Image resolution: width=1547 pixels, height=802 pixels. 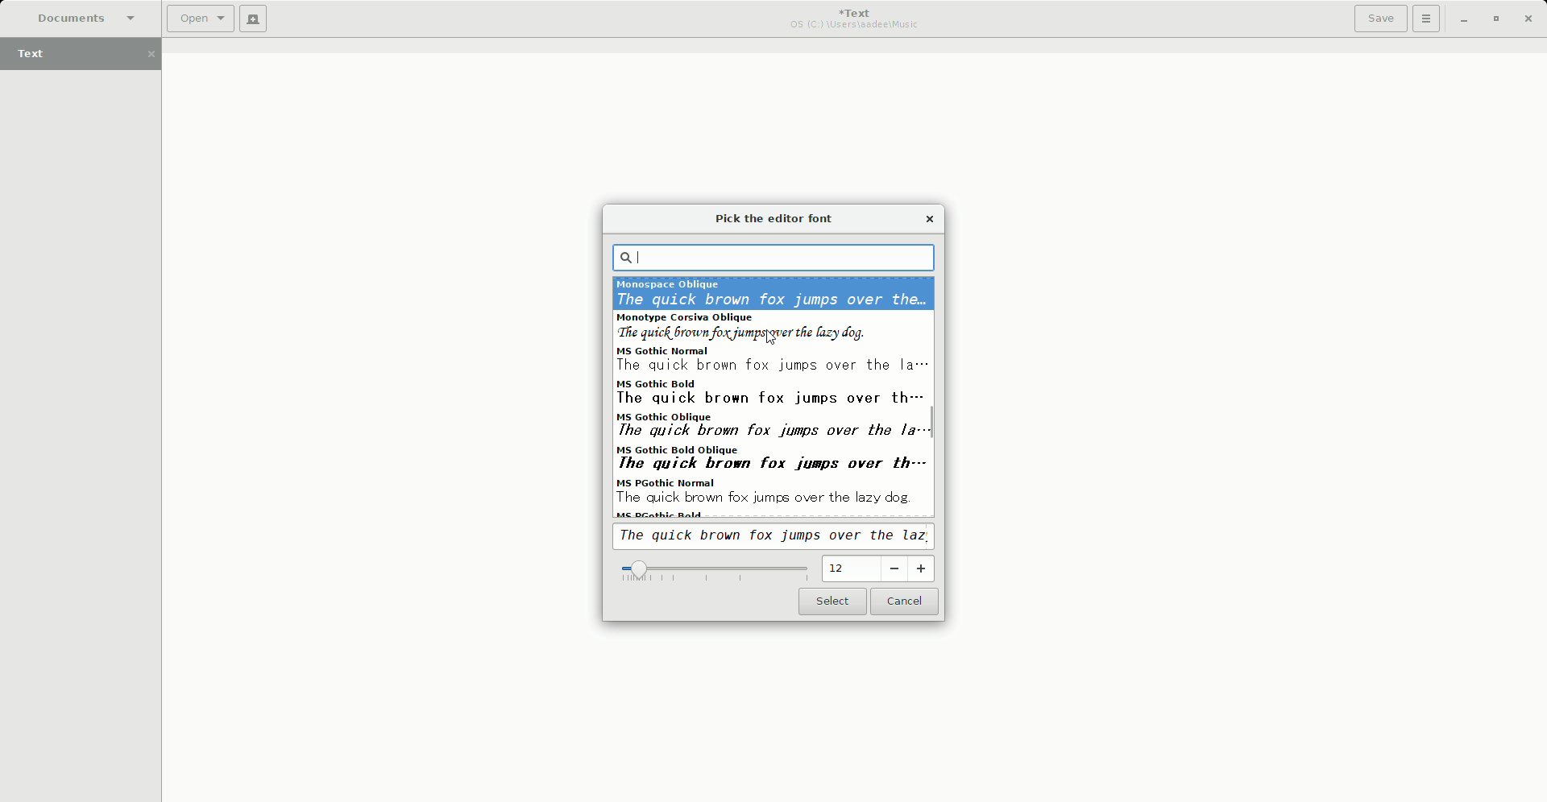 I want to click on Text, so click(x=857, y=19).